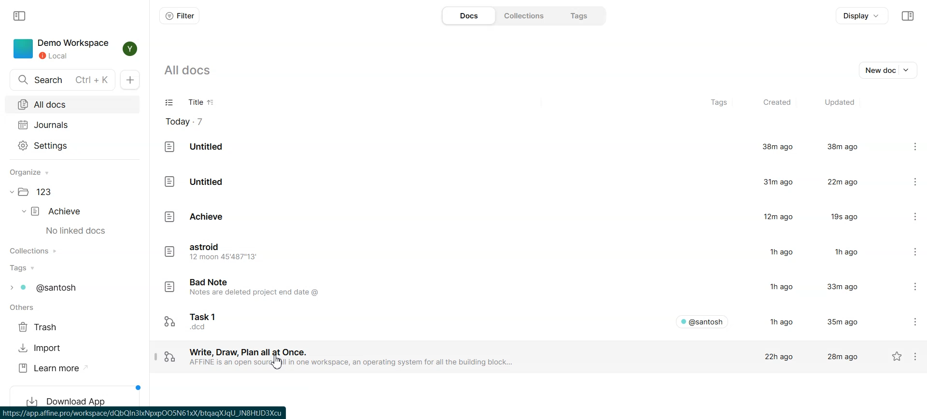  Describe the element at coordinates (519, 320) in the screenshot. I see `Doc File` at that location.